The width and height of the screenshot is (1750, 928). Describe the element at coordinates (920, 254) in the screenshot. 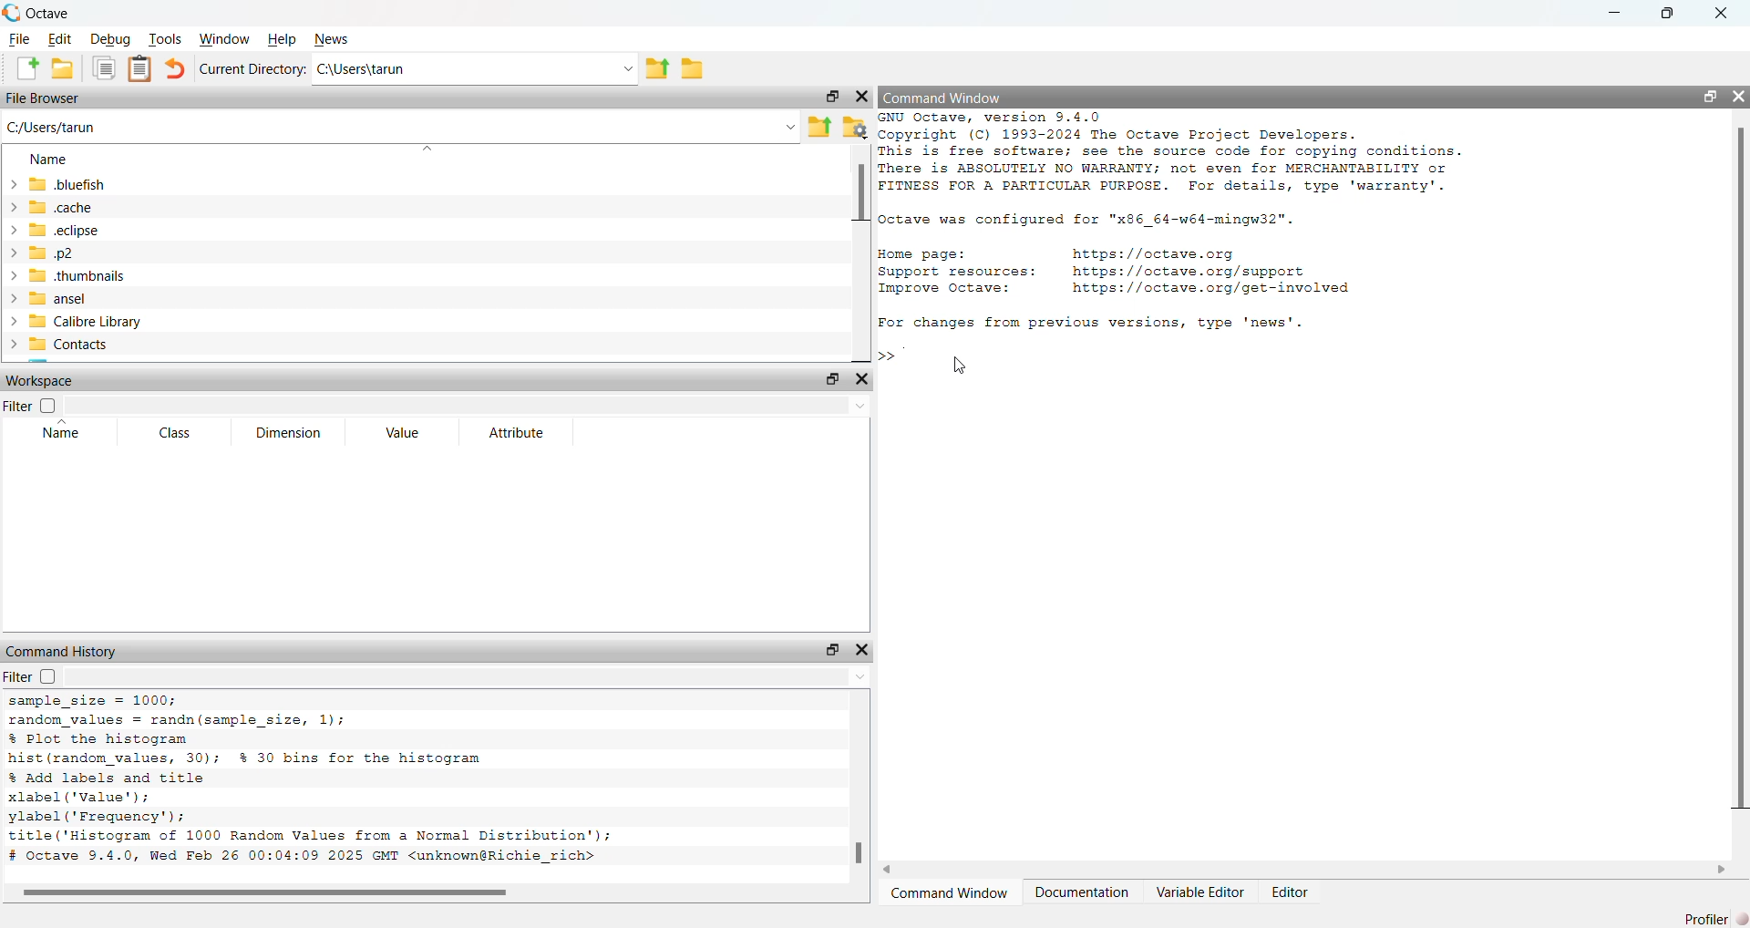

I see `Home page:` at that location.